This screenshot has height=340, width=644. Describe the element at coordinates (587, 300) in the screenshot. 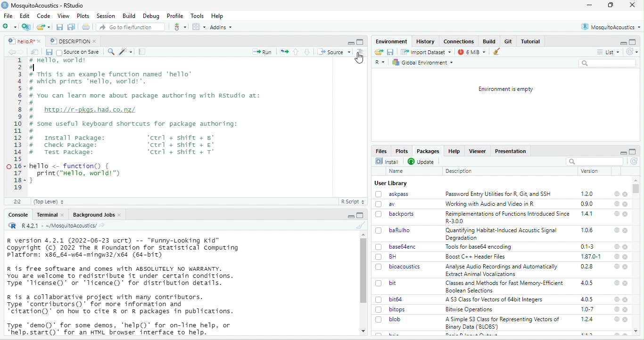

I see `4.0.5` at that location.